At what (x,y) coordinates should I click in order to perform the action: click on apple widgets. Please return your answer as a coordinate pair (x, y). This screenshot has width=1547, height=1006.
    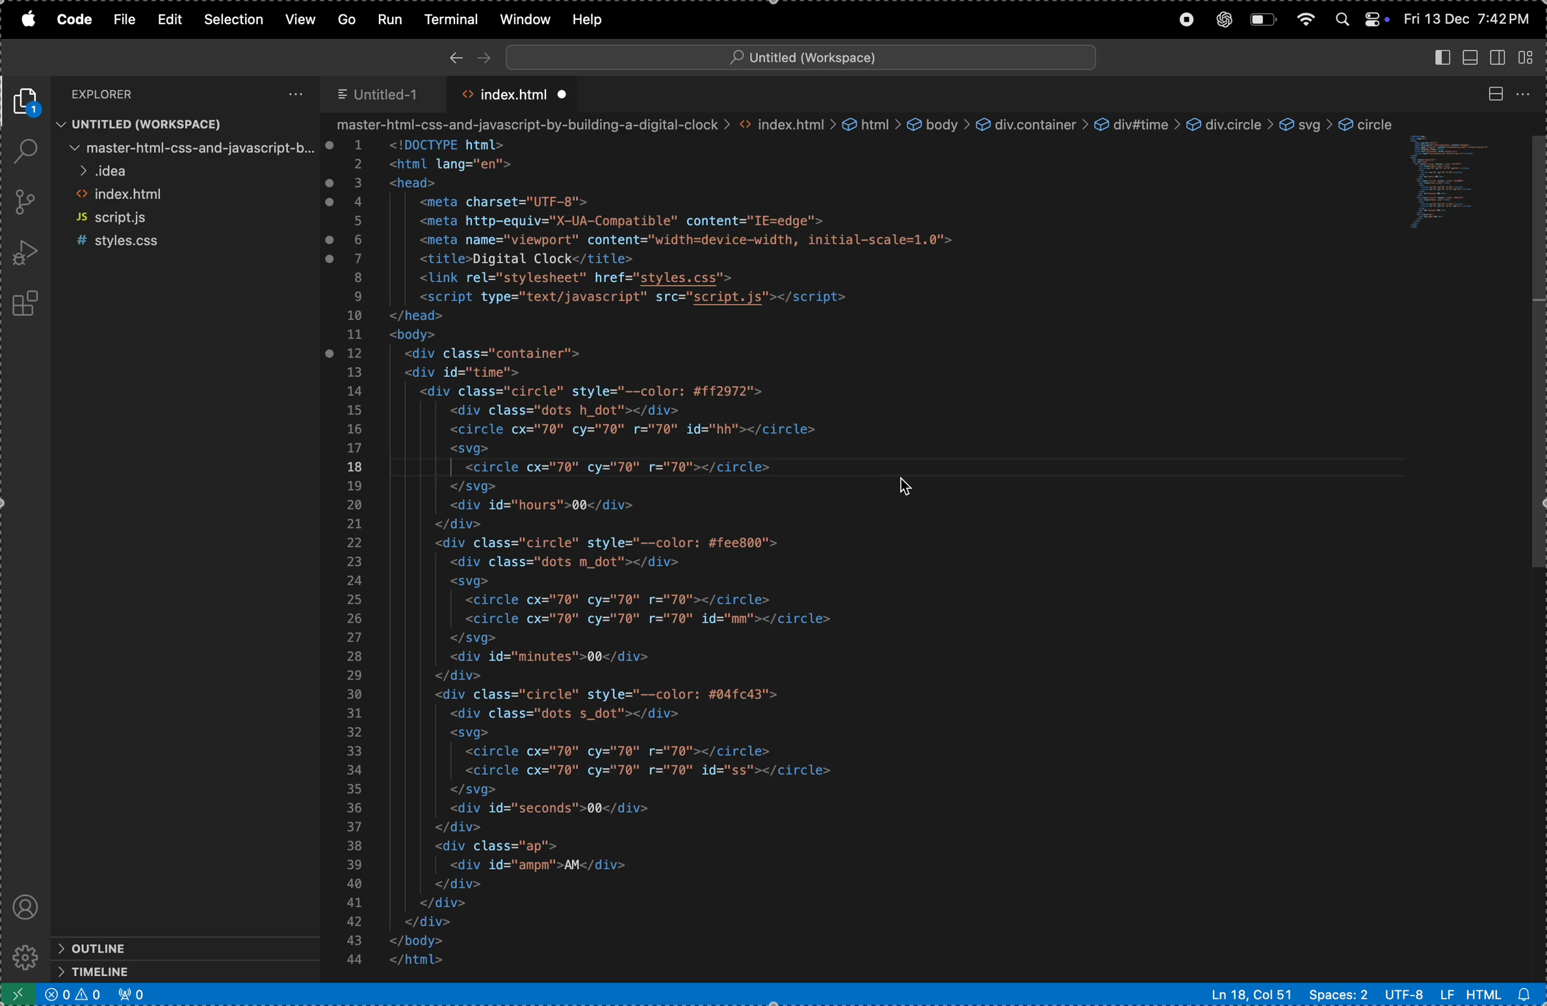
    Looking at the image, I should click on (1360, 16).